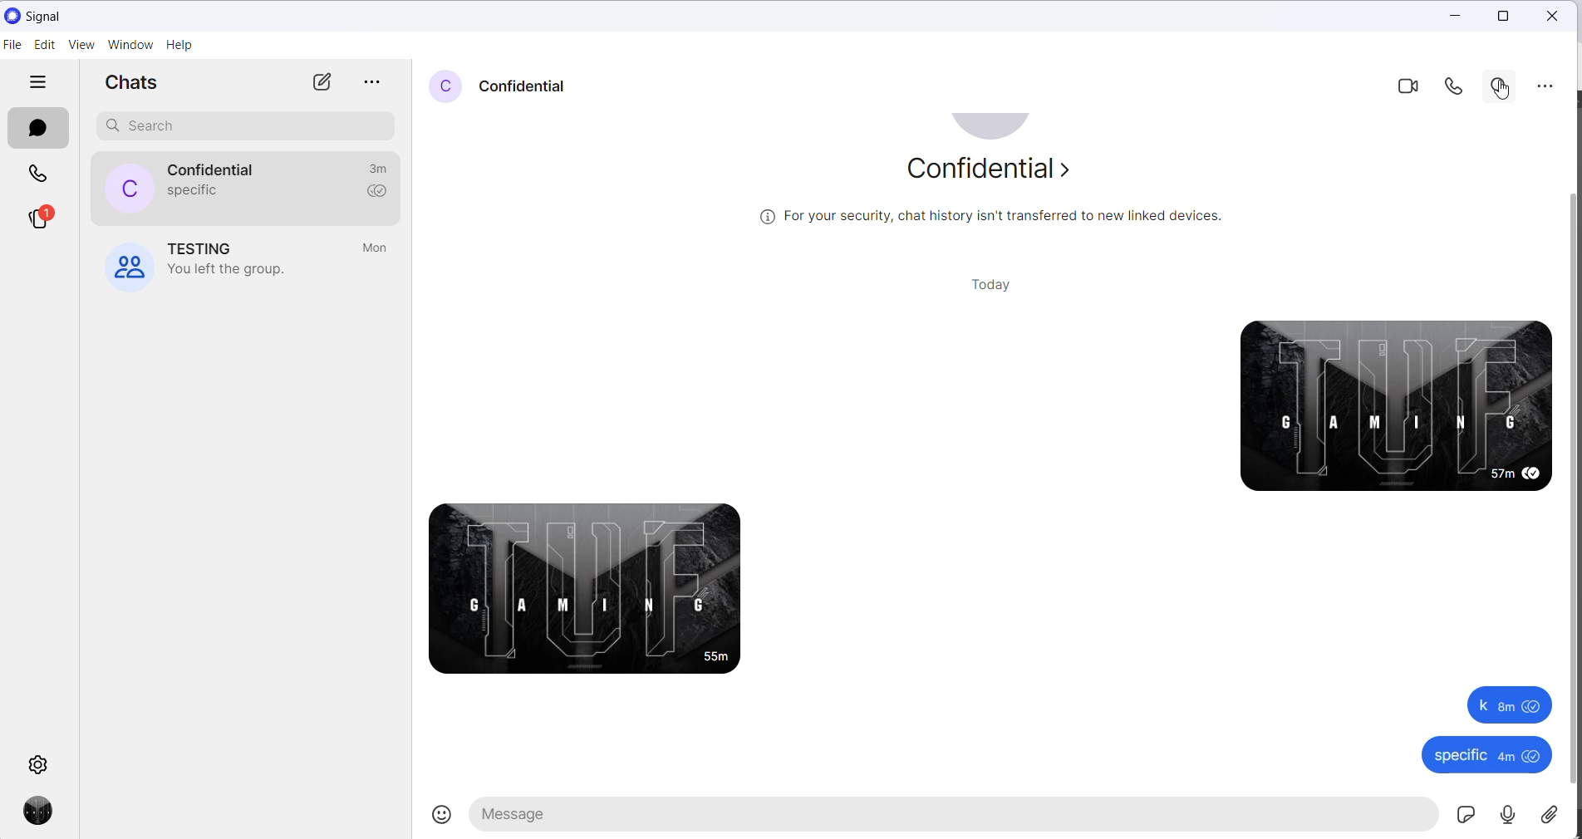 The height and width of the screenshot is (839, 1582). Describe the element at coordinates (132, 265) in the screenshot. I see `profile picture` at that location.